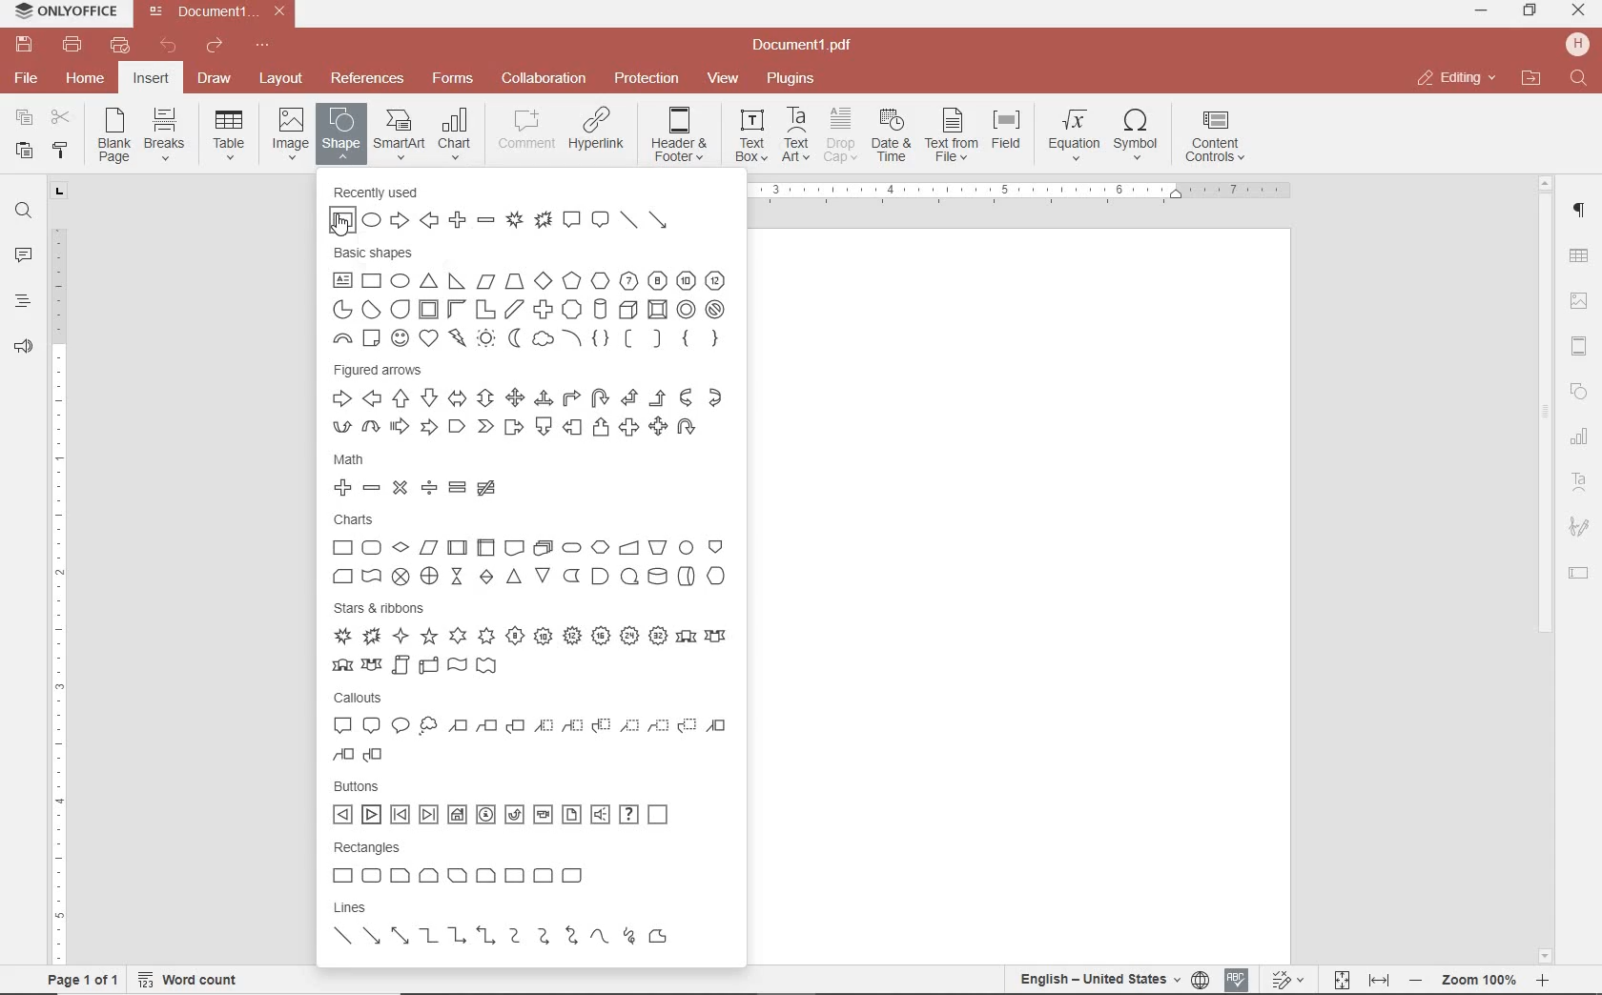 This screenshot has width=1602, height=995. Describe the element at coordinates (1581, 79) in the screenshot. I see `find` at that location.